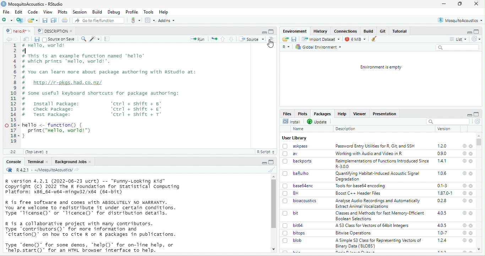  I want to click on Update, so click(317, 121).